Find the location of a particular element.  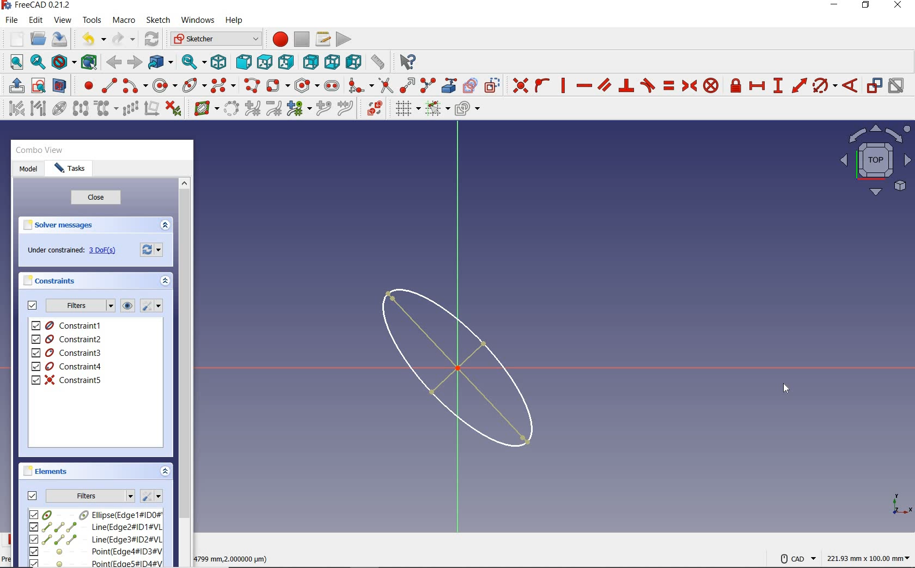

create carbon copy is located at coordinates (471, 84).